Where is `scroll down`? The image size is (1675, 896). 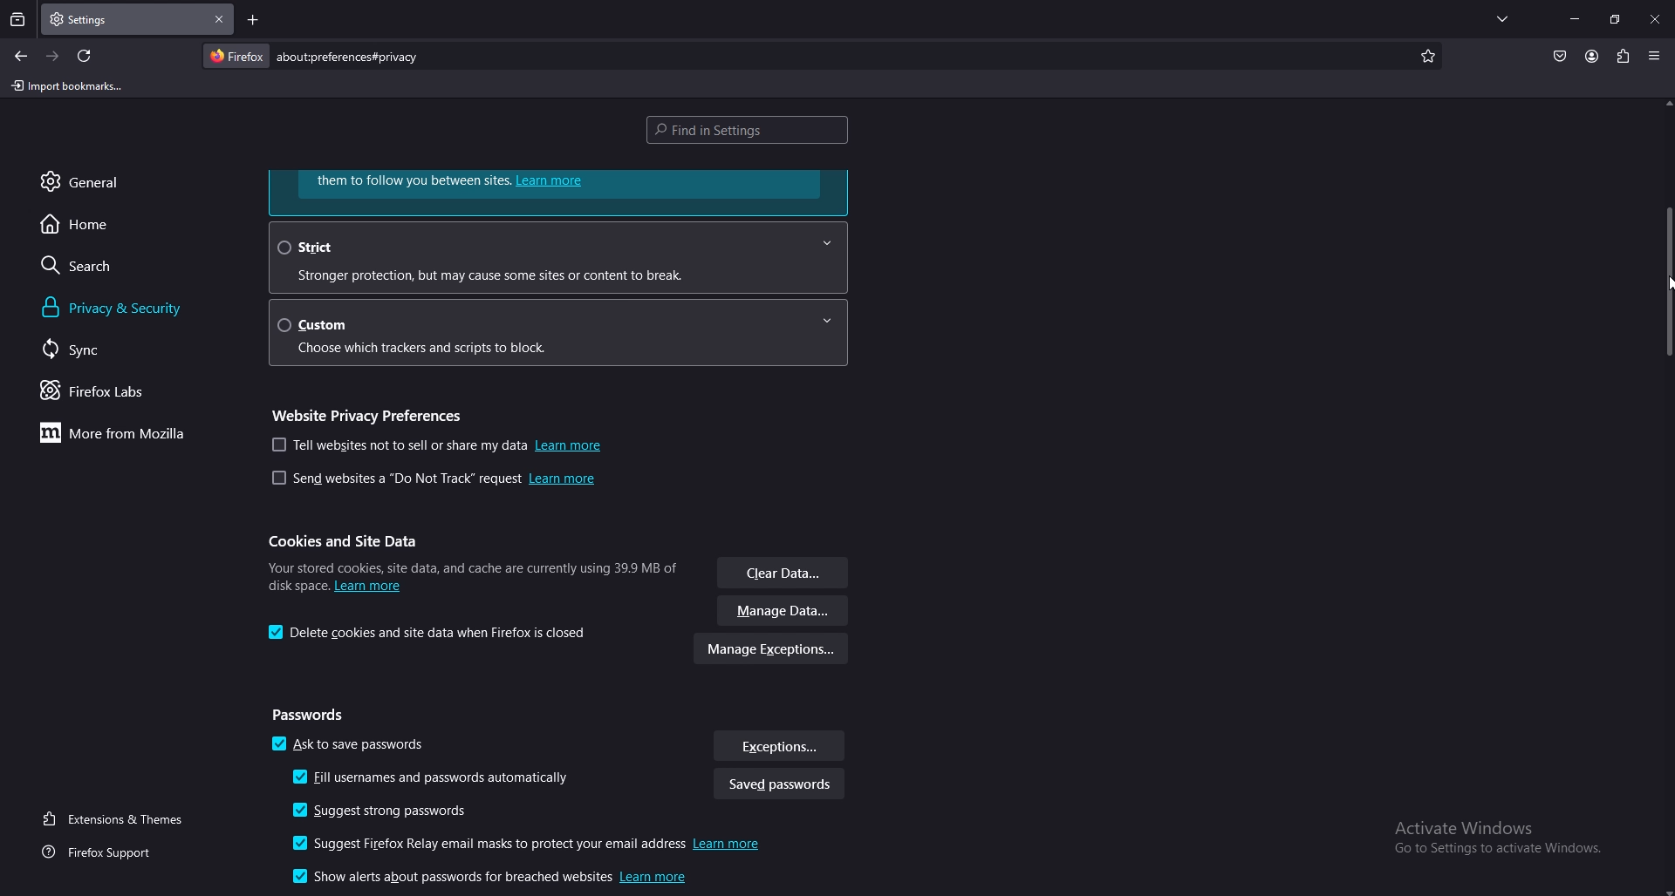
scroll down is located at coordinates (1665, 890).